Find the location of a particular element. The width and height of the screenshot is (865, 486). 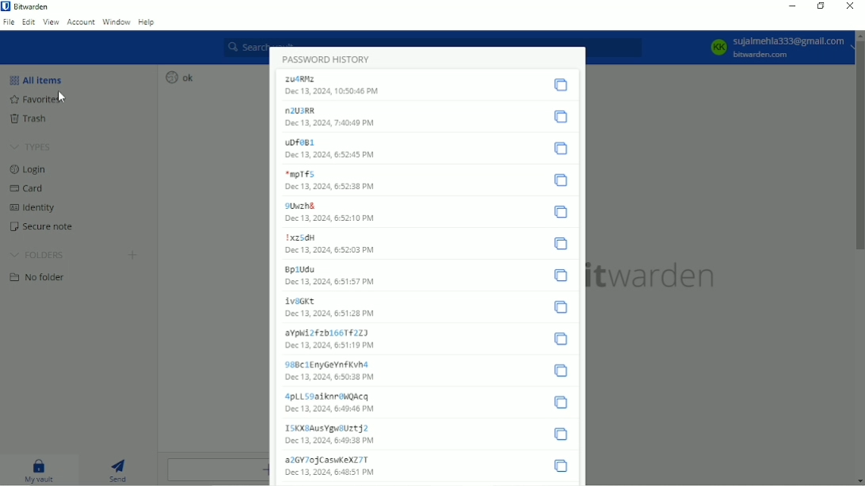

Edit is located at coordinates (29, 22).